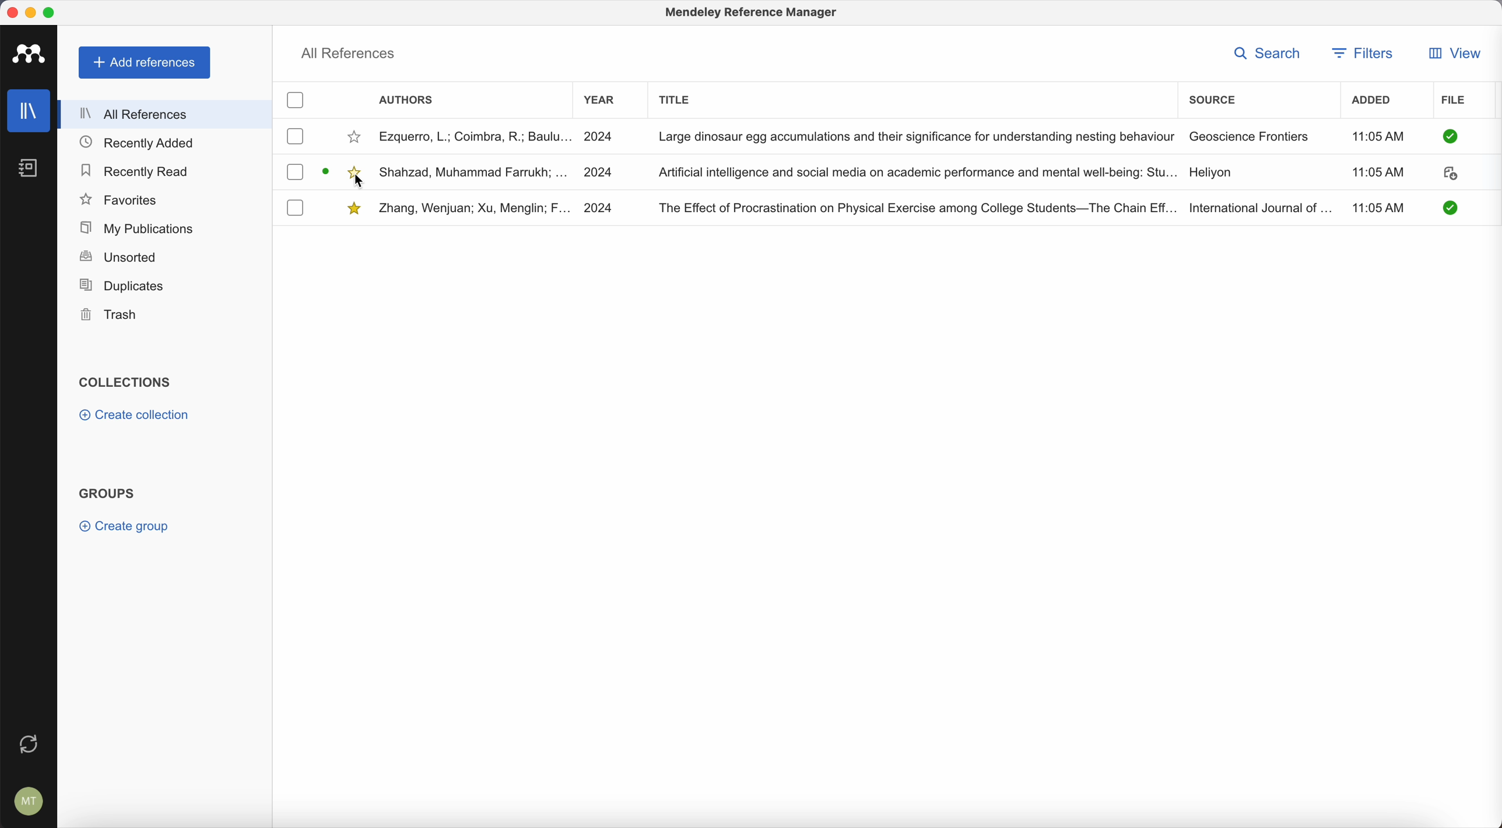 The width and height of the screenshot is (1502, 828). Describe the element at coordinates (355, 169) in the screenshot. I see `favorite` at that location.